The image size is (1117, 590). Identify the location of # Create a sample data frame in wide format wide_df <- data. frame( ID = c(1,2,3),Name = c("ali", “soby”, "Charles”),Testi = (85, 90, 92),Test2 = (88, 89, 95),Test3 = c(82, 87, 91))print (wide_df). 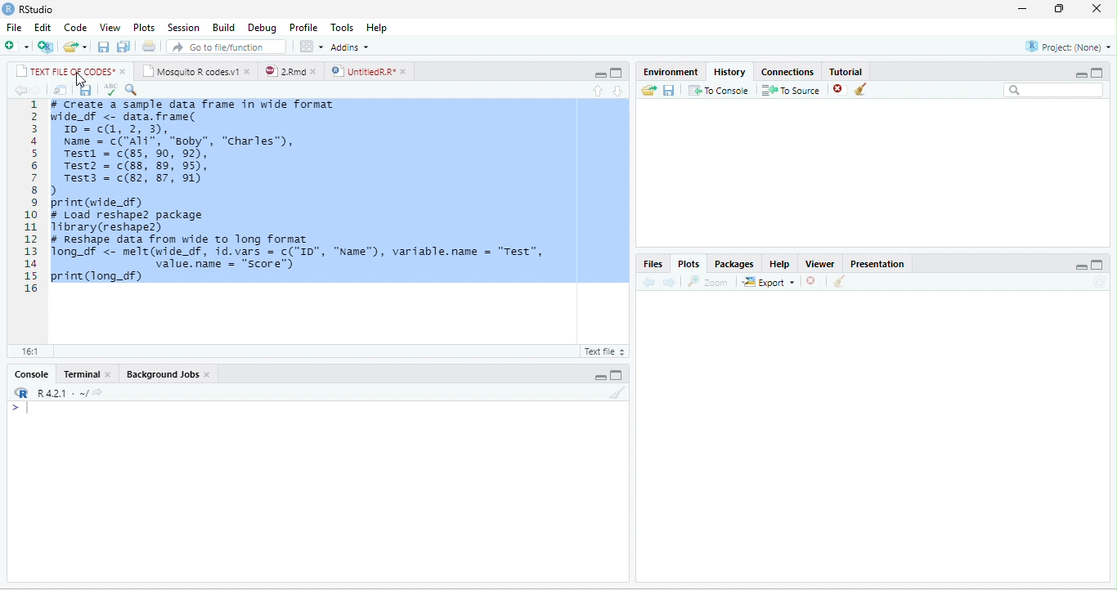
(192, 154).